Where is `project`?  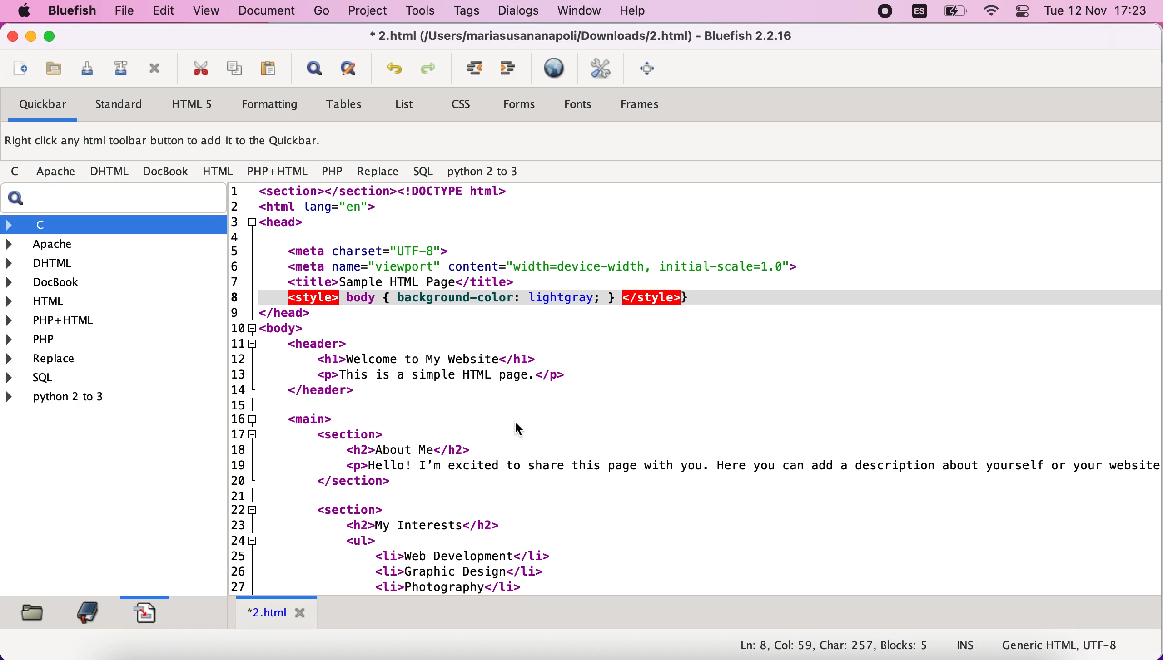
project is located at coordinates (366, 12).